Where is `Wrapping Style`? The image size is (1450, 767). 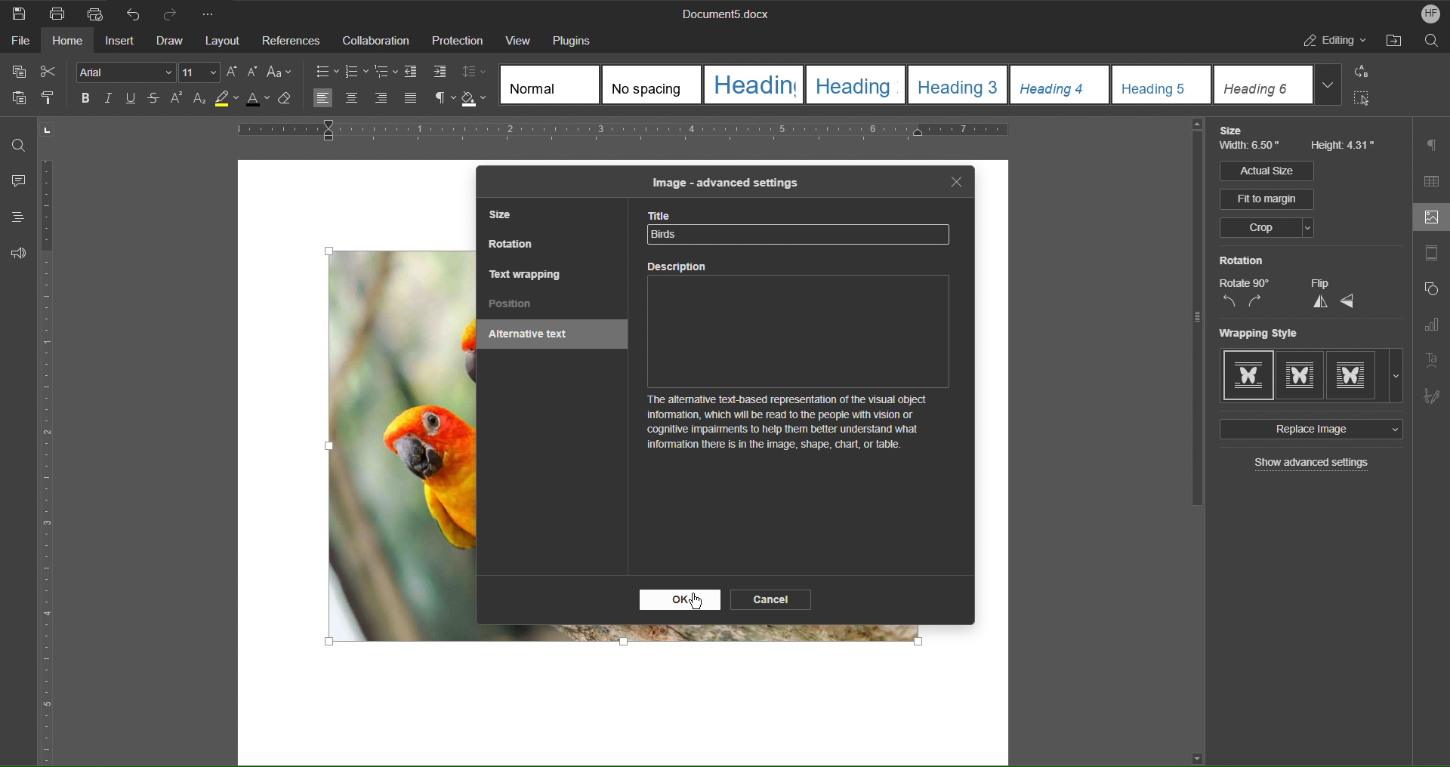 Wrapping Style is located at coordinates (1312, 376).